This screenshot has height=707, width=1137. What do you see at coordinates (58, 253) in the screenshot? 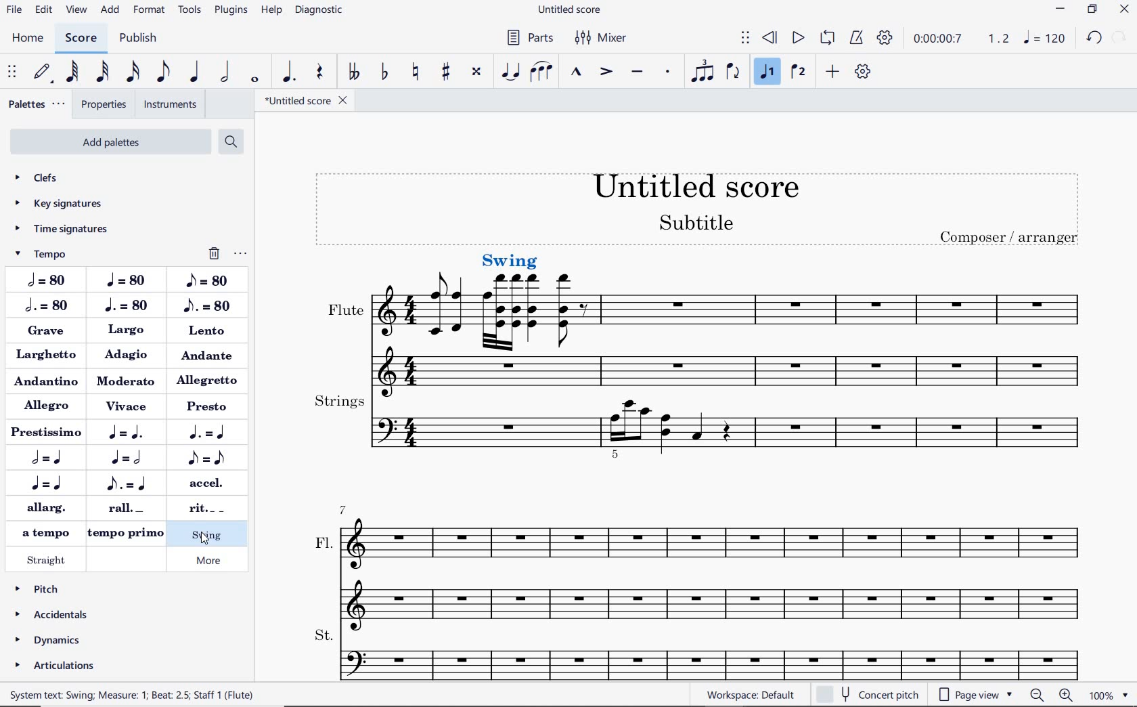
I see `tempo` at bounding box center [58, 253].